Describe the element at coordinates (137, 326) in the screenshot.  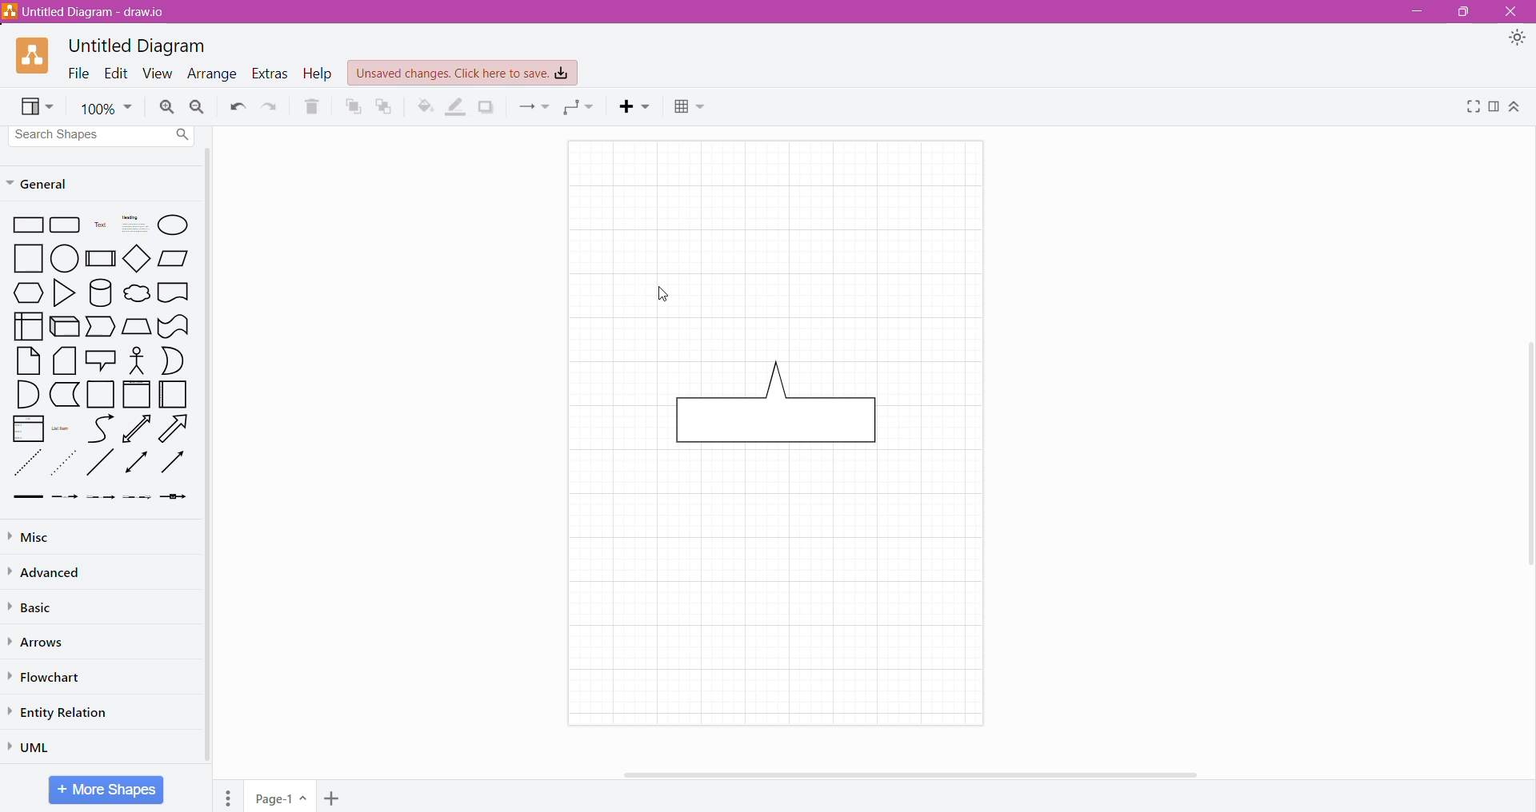
I see `manual input` at that location.